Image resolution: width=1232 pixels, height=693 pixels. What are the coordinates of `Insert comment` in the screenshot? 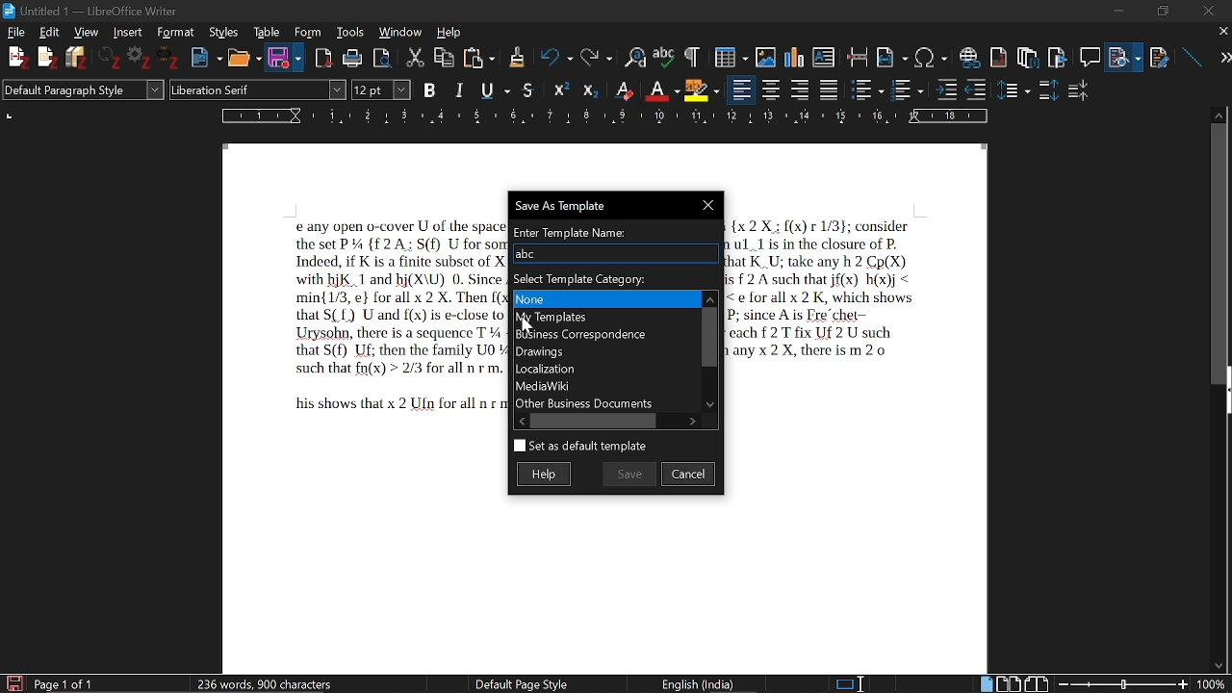 It's located at (1089, 53).